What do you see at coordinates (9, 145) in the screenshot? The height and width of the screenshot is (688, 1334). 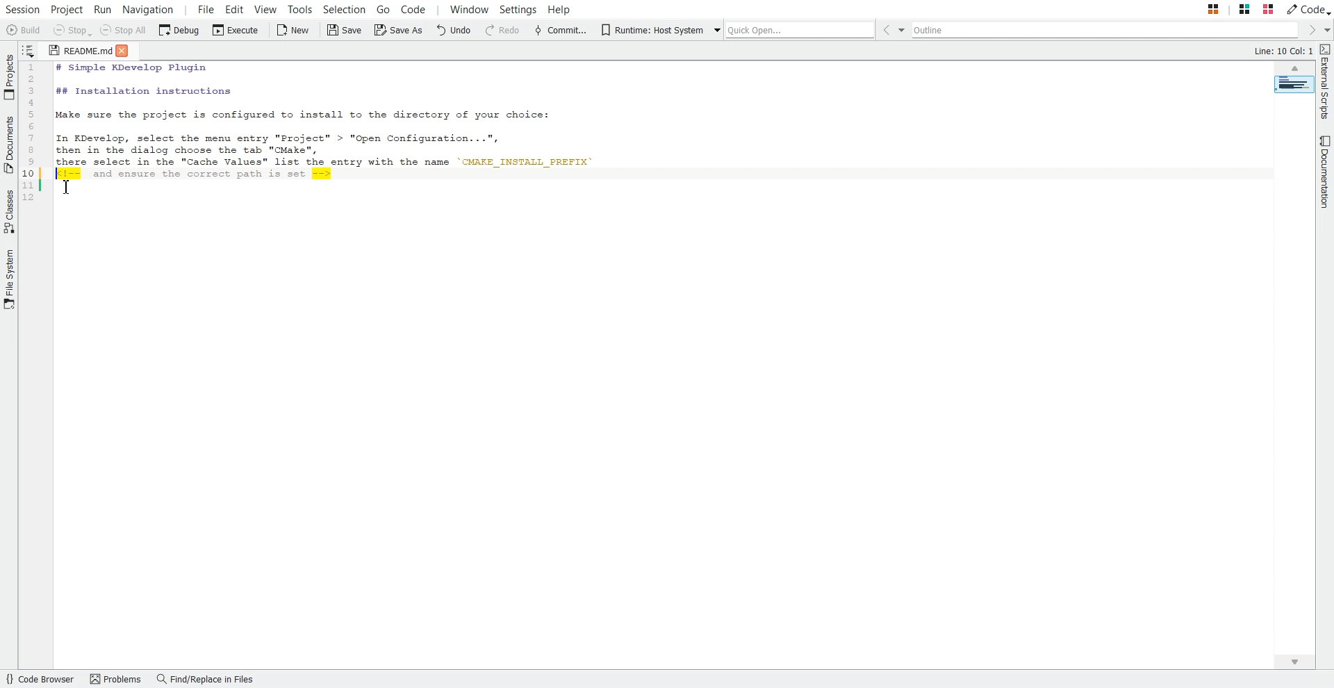 I see `Documents` at bounding box center [9, 145].